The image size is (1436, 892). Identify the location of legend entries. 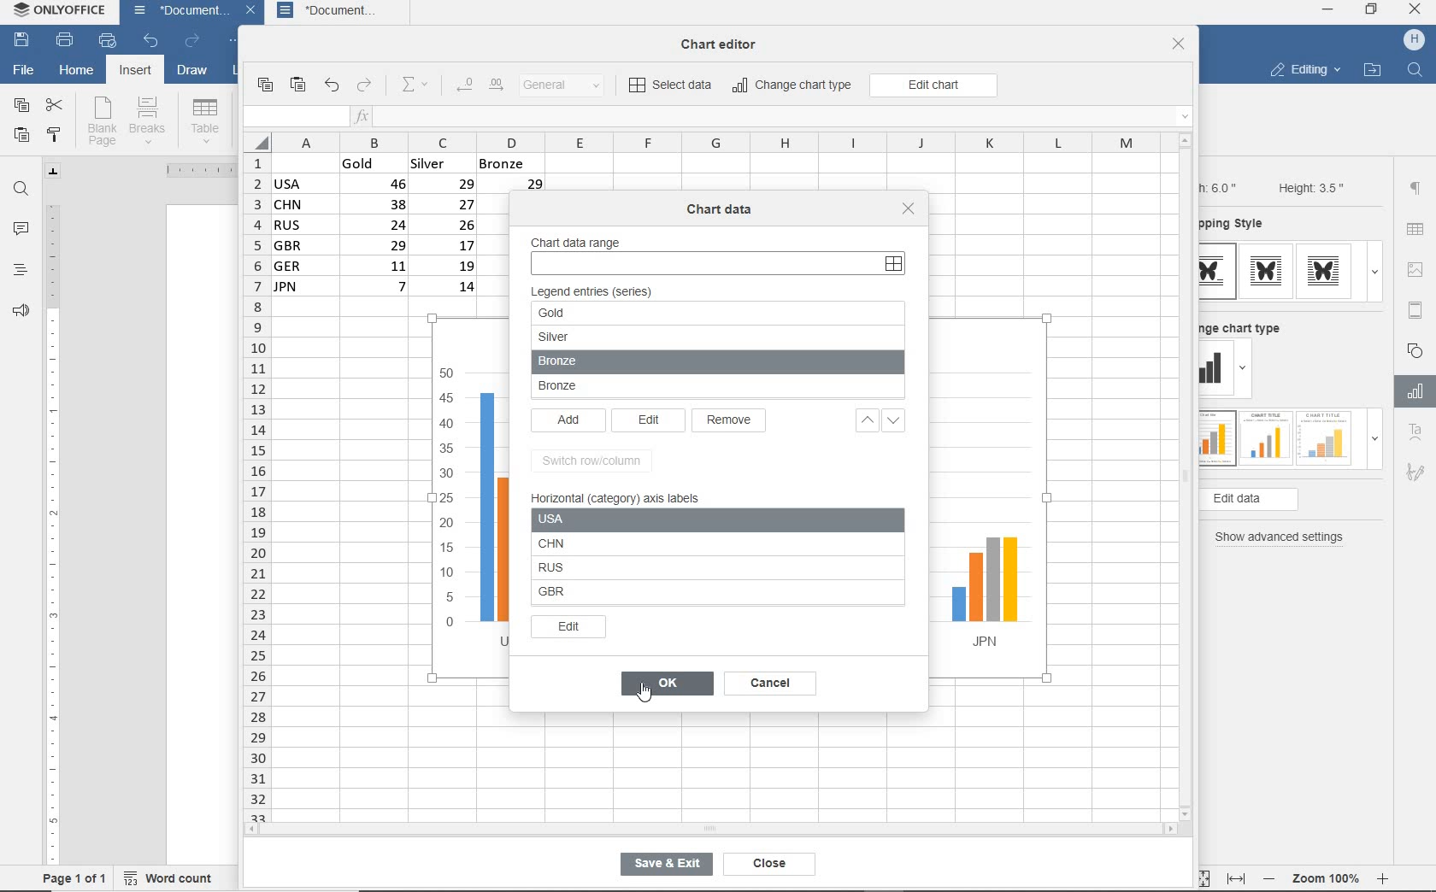
(598, 292).